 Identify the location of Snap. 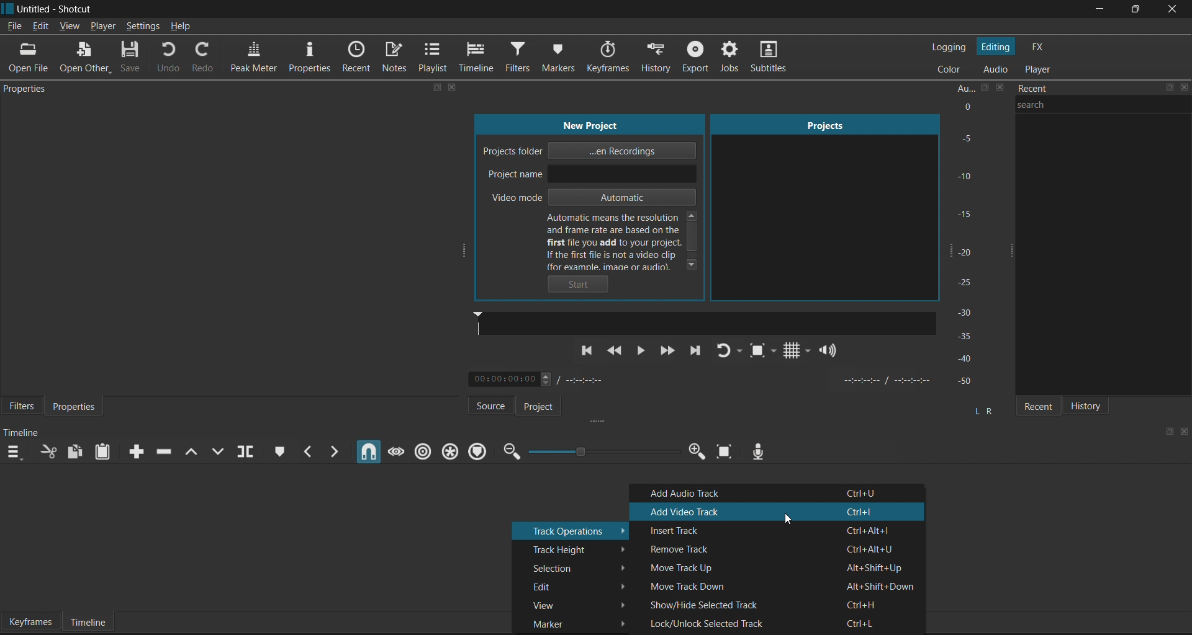
(366, 452).